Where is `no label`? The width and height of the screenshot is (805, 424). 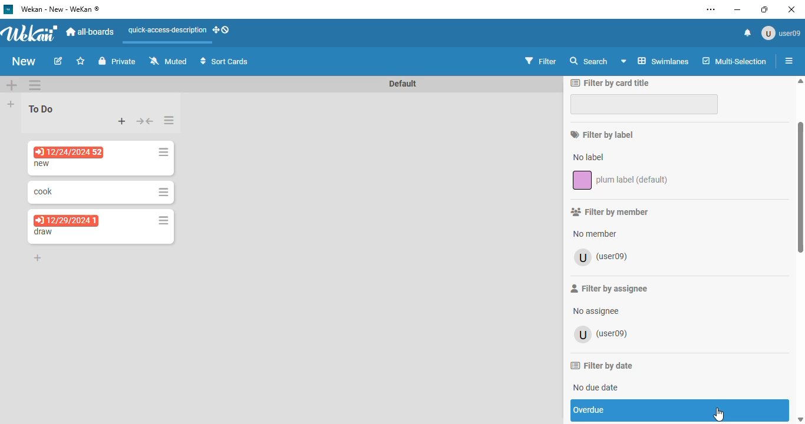
no label is located at coordinates (588, 157).